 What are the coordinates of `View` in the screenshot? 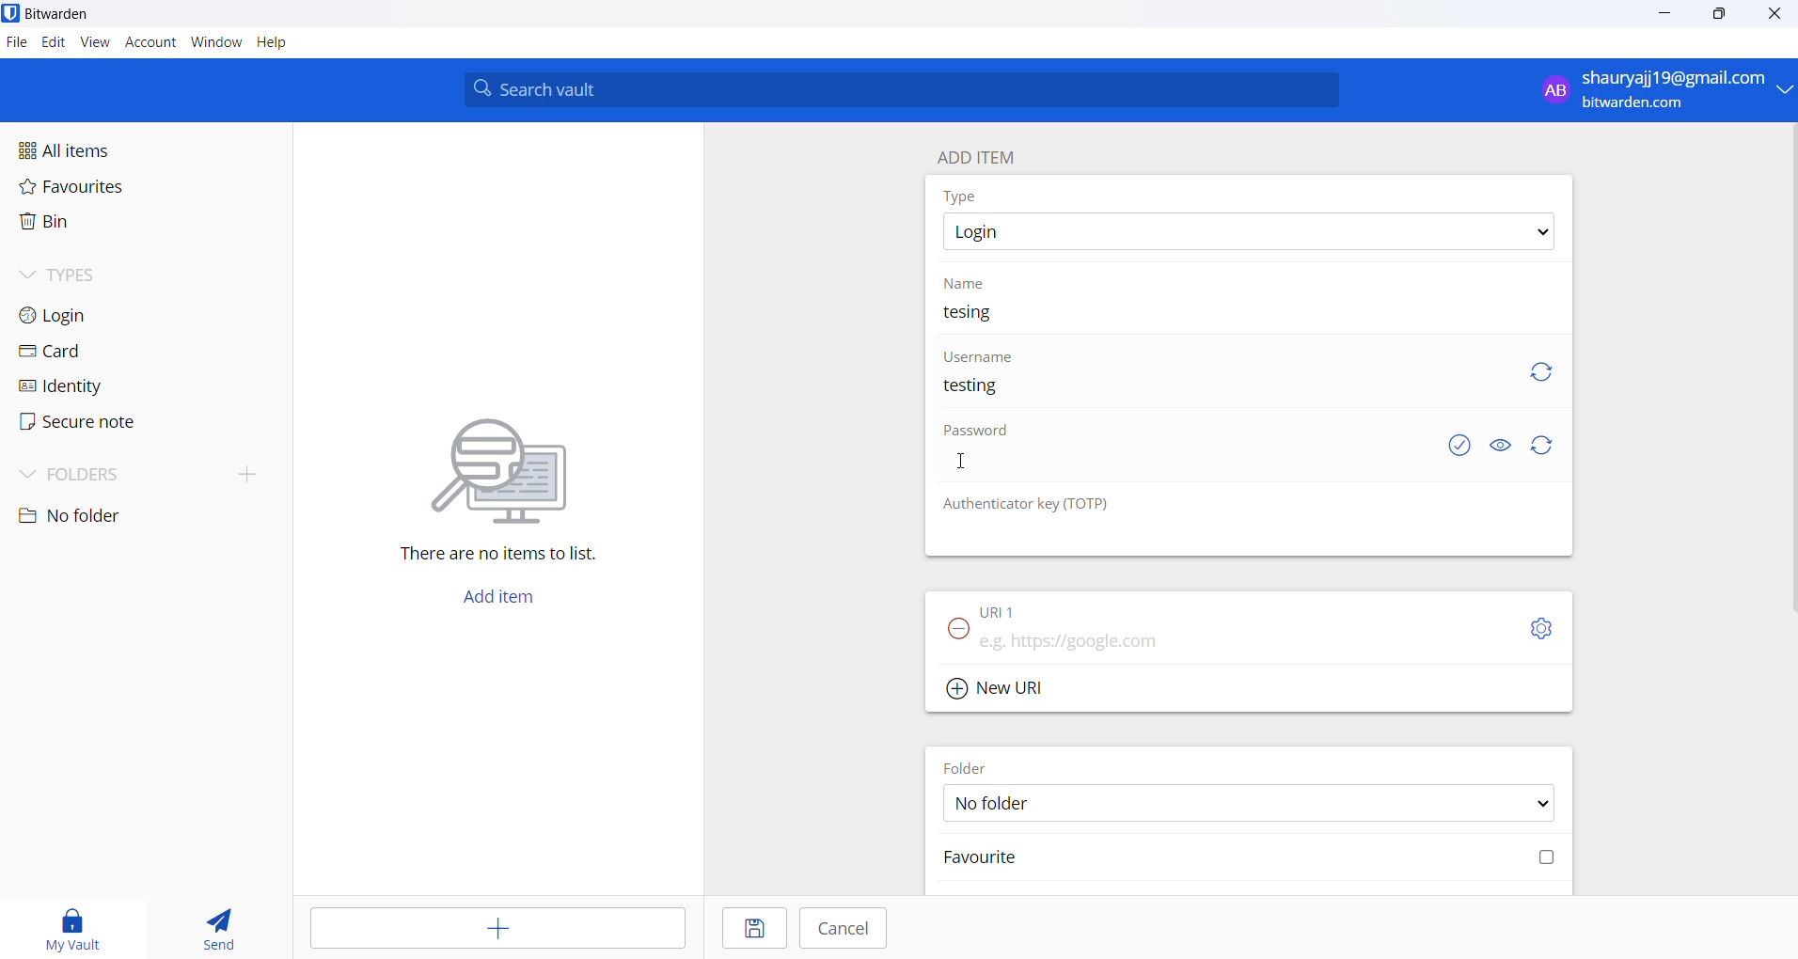 It's located at (97, 43).